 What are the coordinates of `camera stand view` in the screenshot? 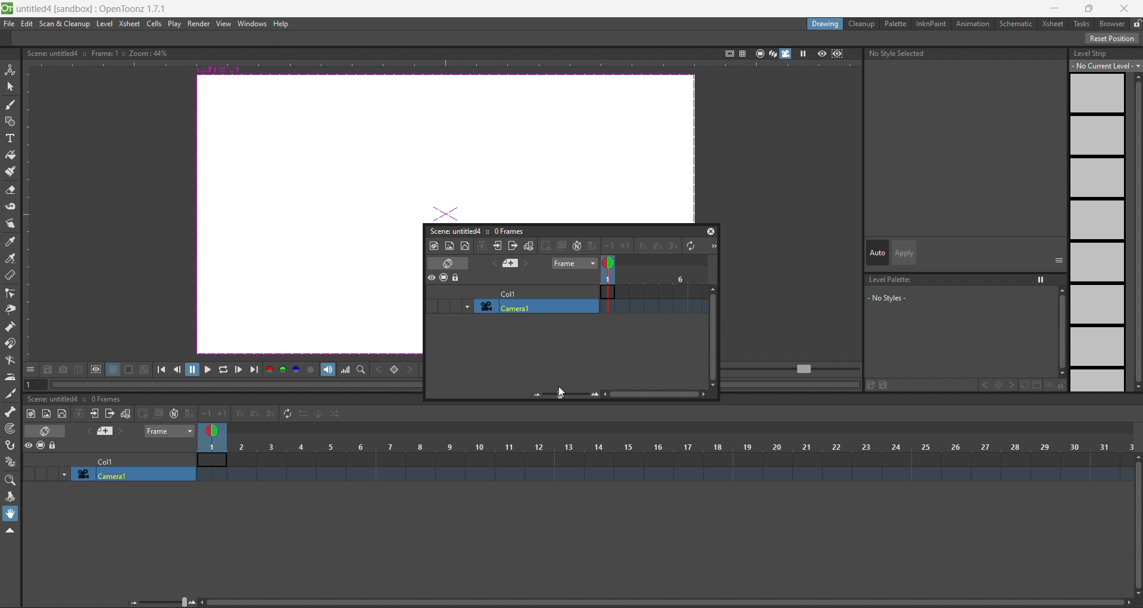 It's located at (758, 52).